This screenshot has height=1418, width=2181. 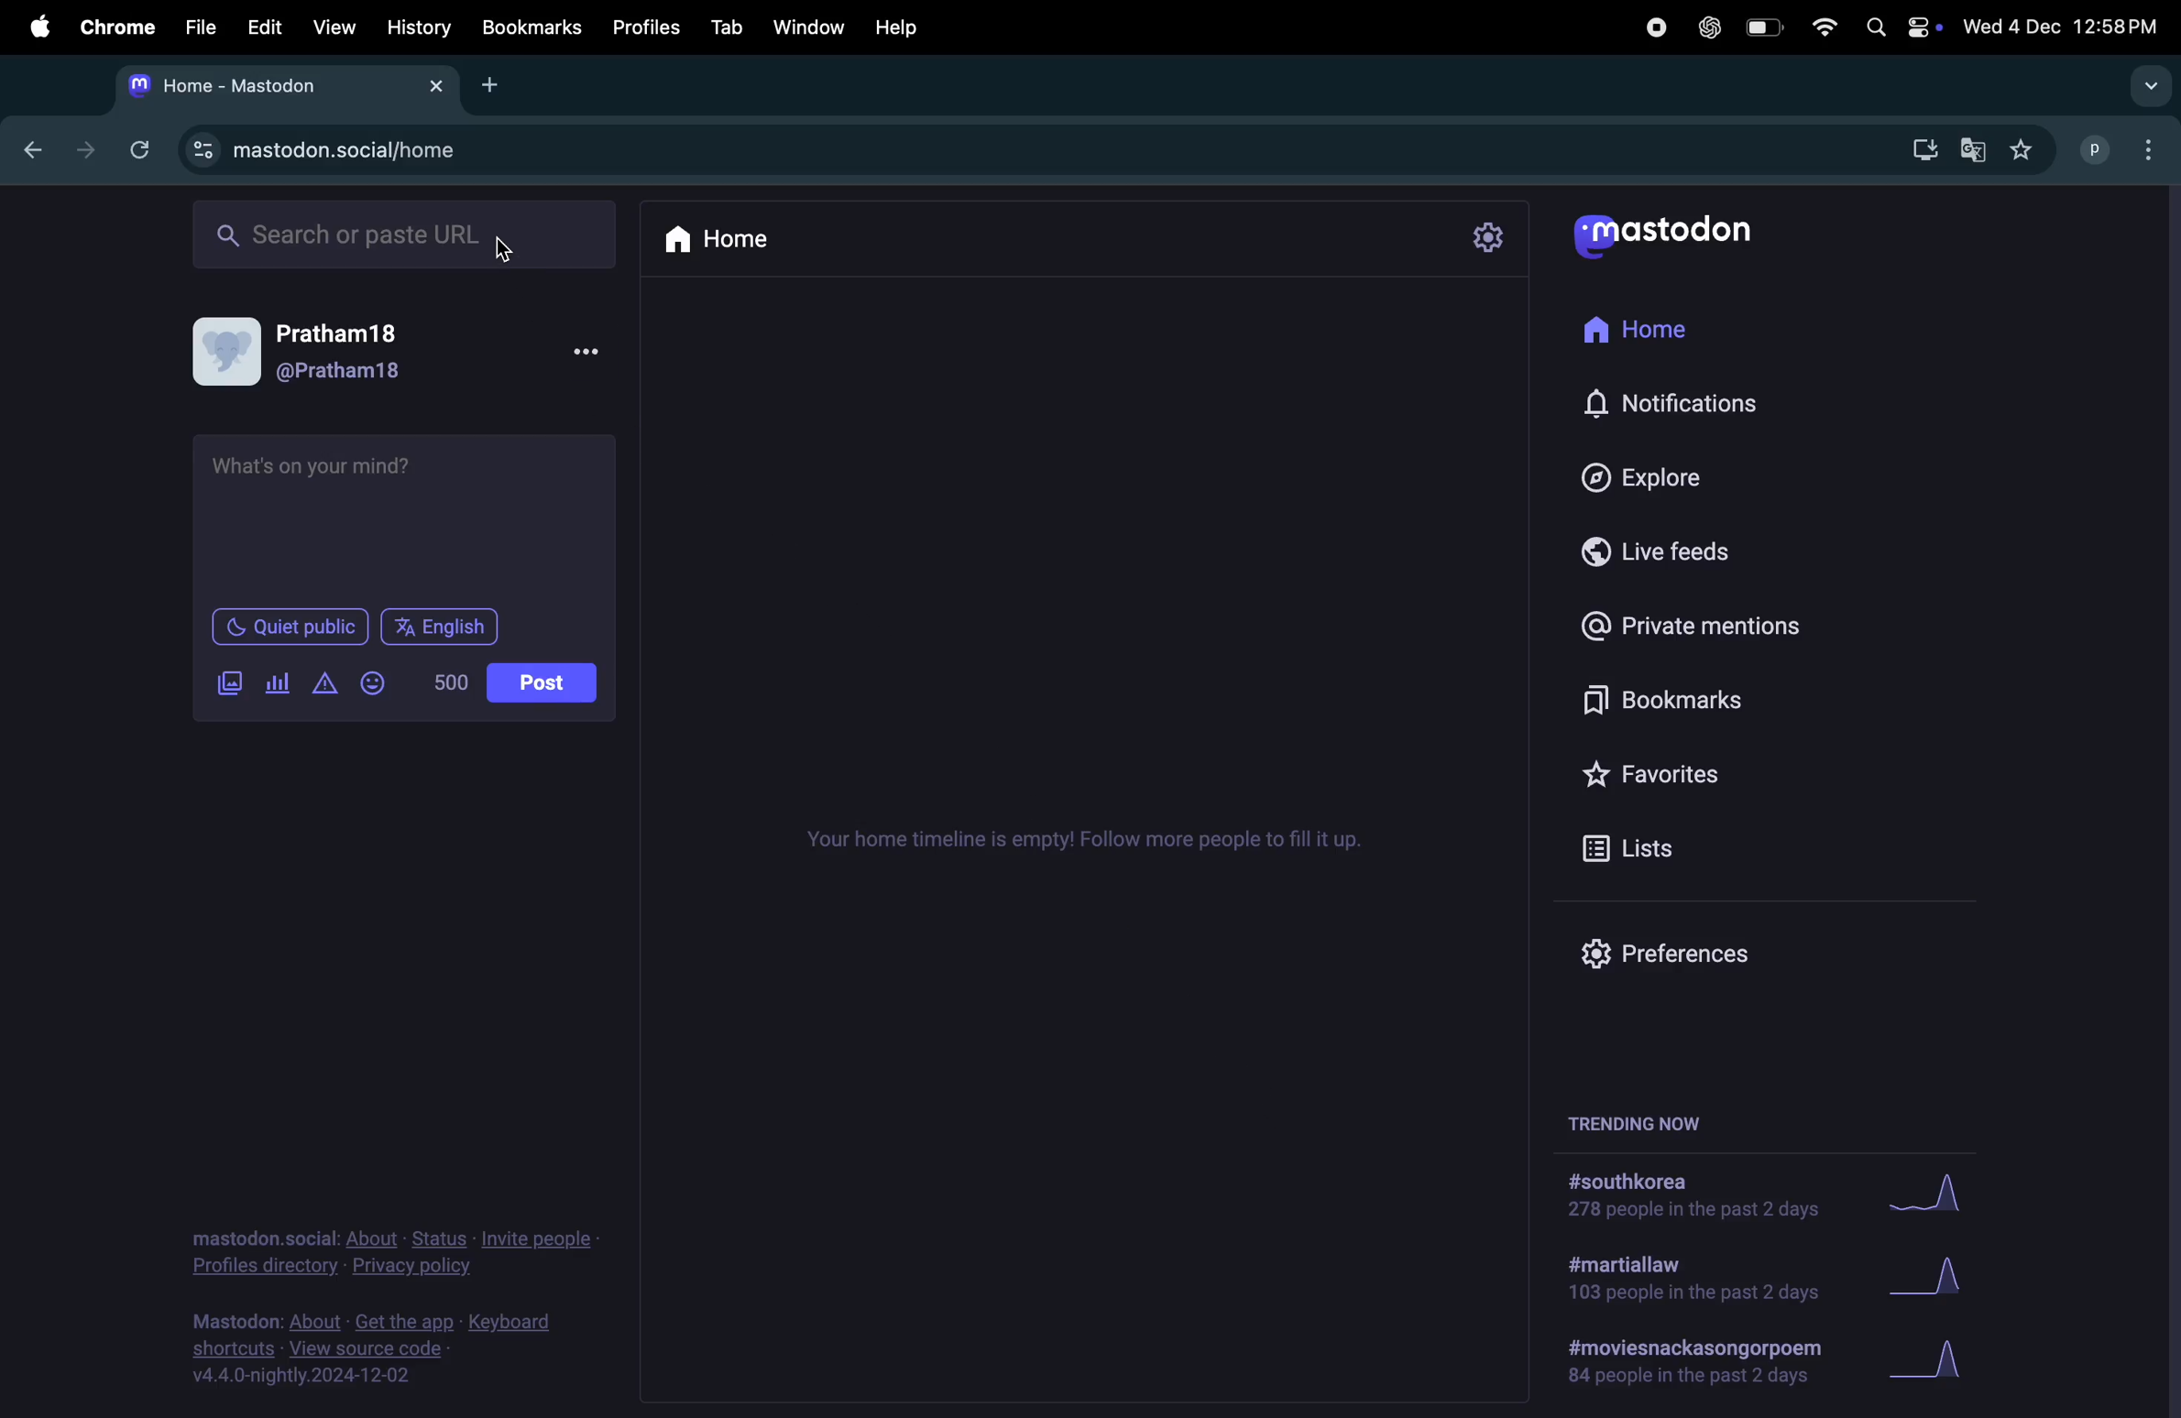 What do you see at coordinates (651, 27) in the screenshot?
I see `Profiles` at bounding box center [651, 27].